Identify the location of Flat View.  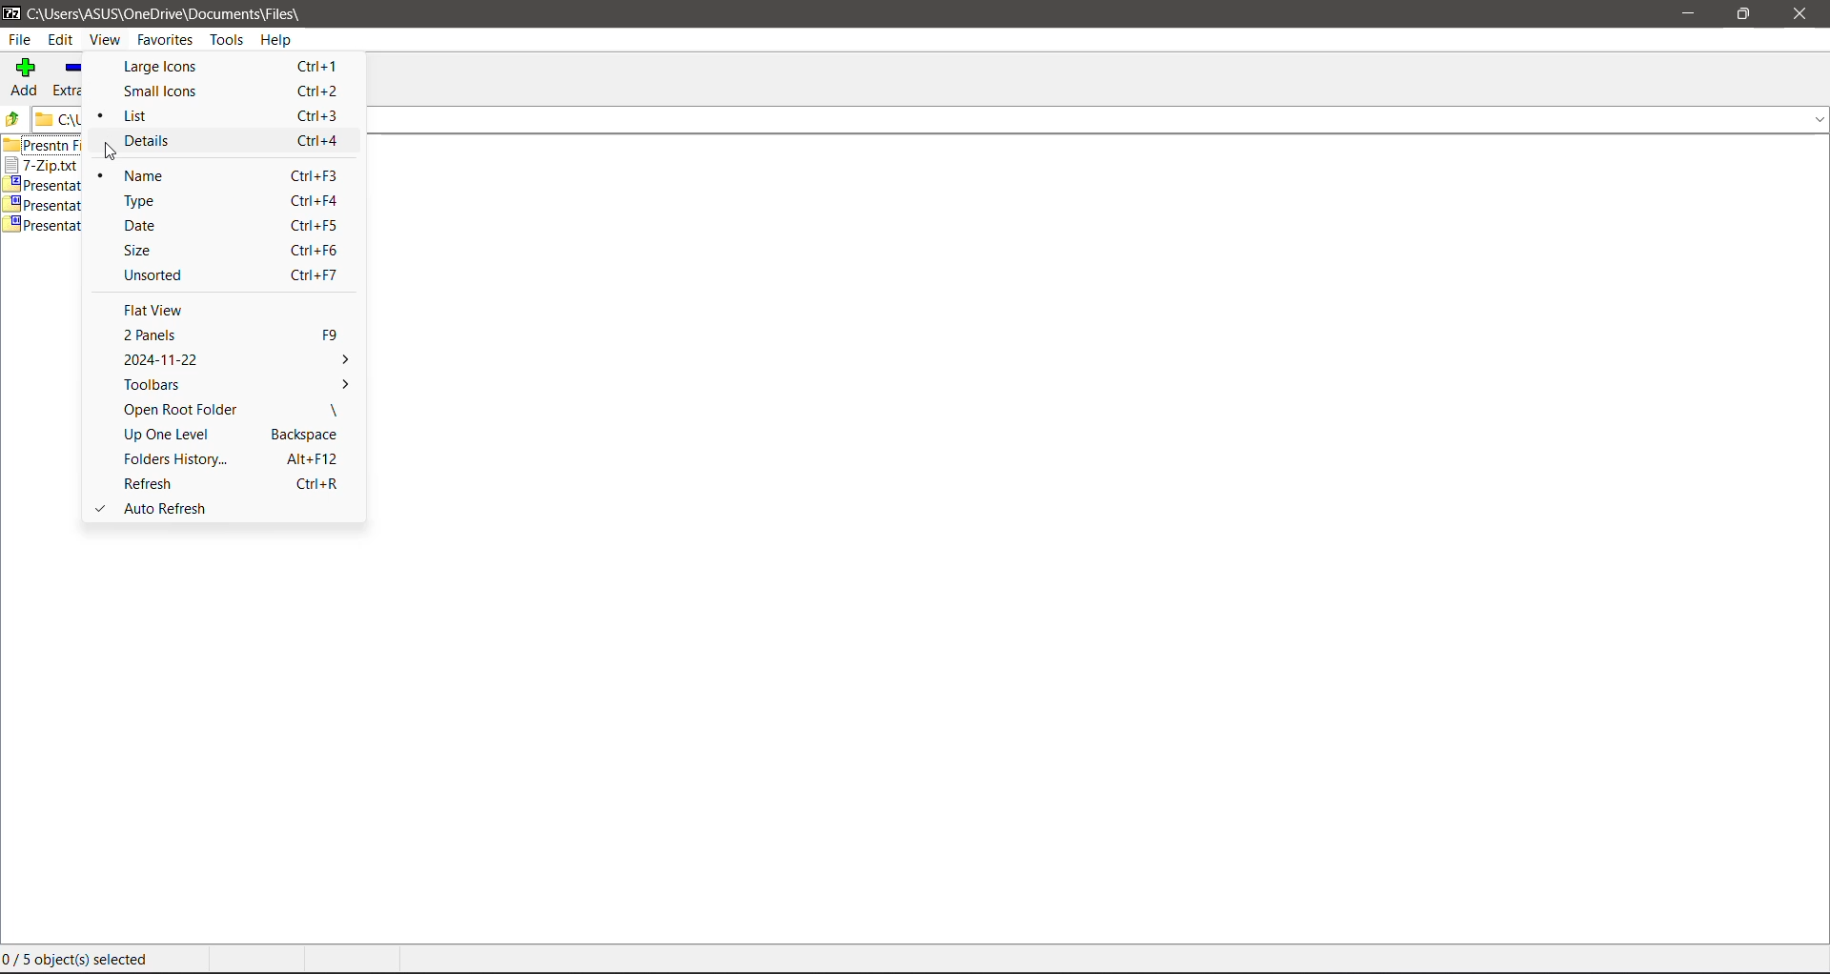
(168, 312).